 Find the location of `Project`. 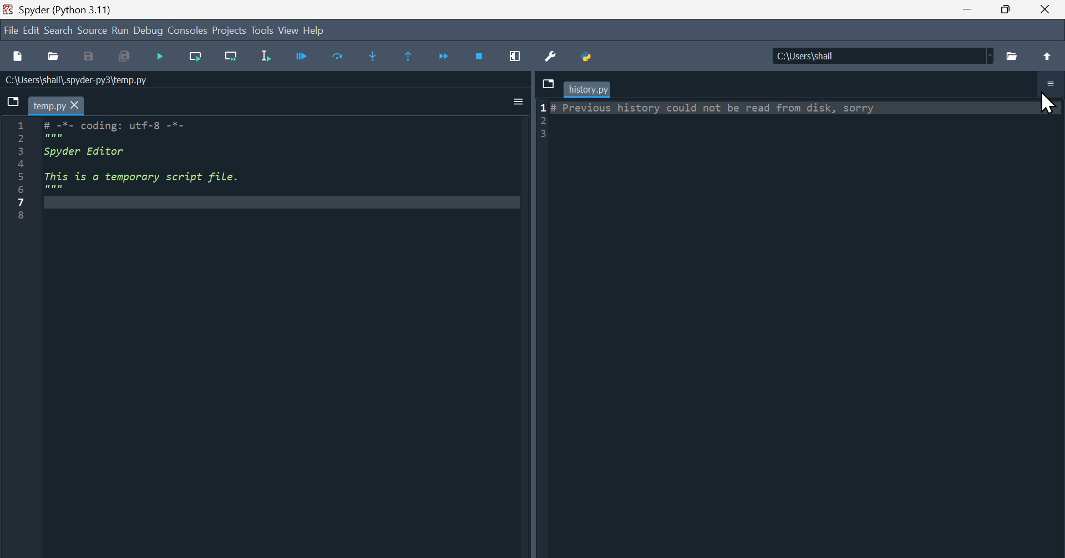

Project is located at coordinates (229, 30).